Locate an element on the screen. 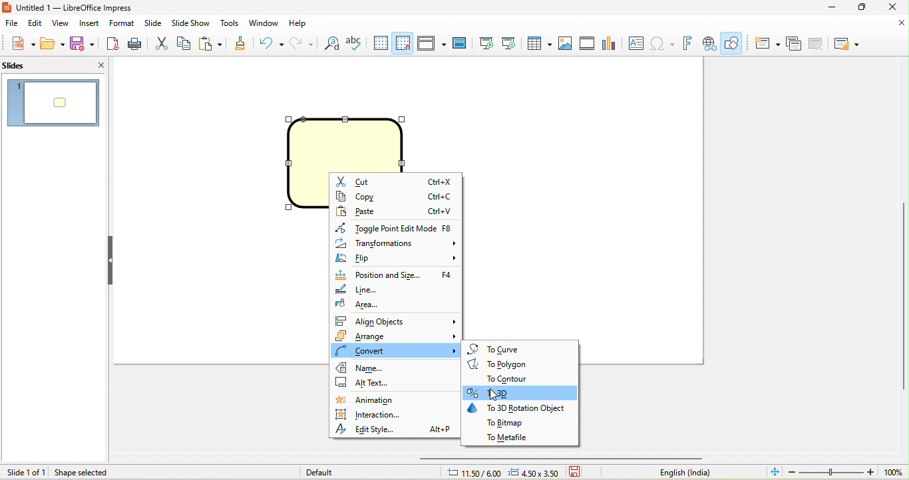 The image size is (909, 480). close is located at coordinates (93, 64).